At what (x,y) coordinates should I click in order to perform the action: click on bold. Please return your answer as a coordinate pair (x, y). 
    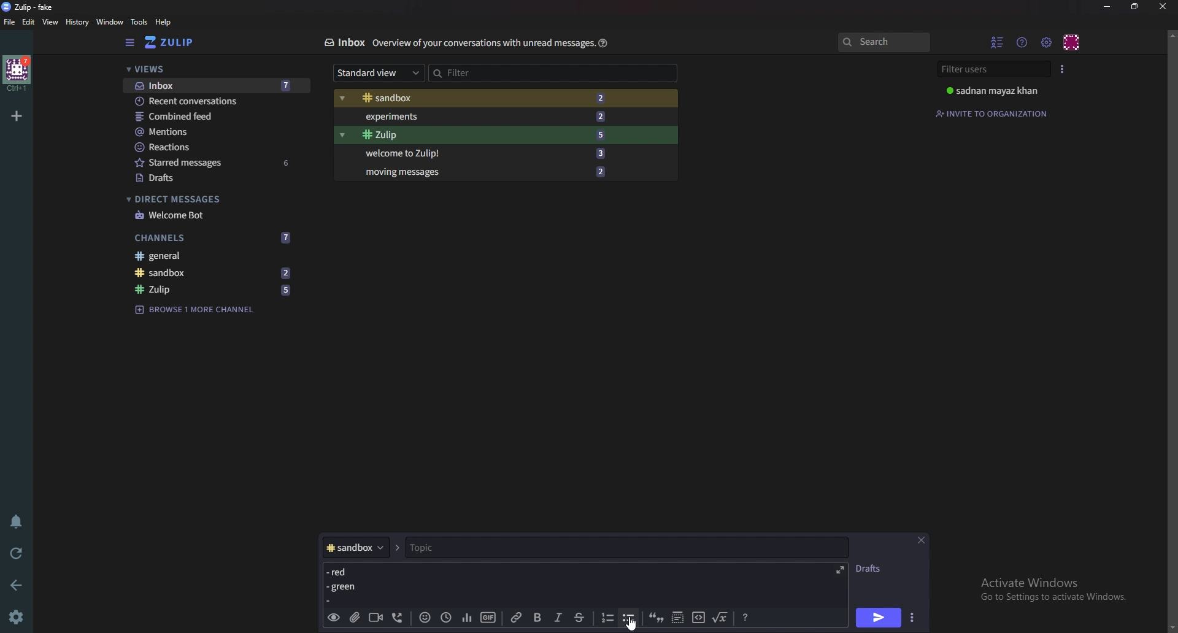
    Looking at the image, I should click on (539, 618).